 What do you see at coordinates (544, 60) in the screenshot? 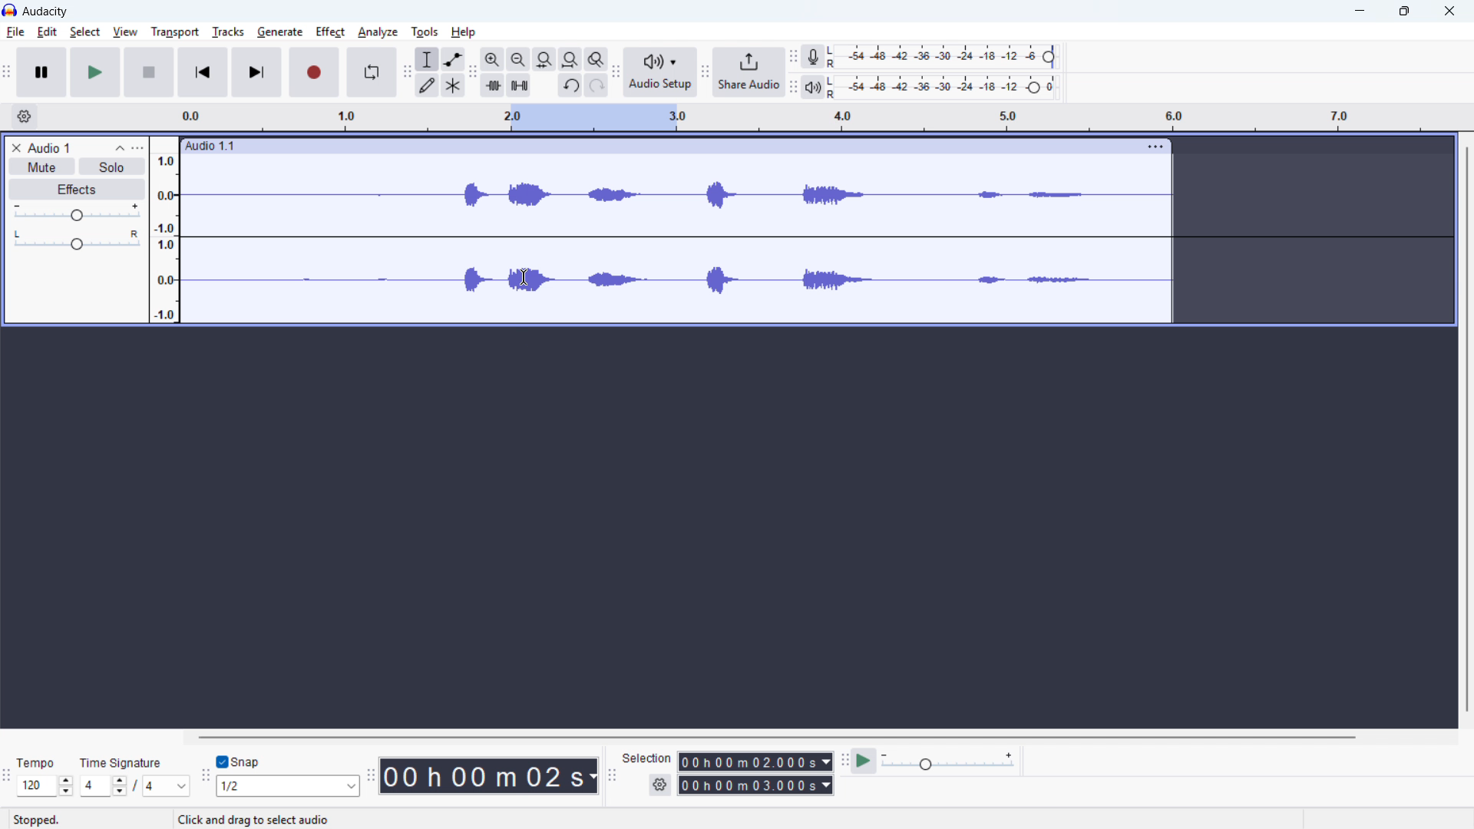
I see `Fit selection to width` at bounding box center [544, 60].